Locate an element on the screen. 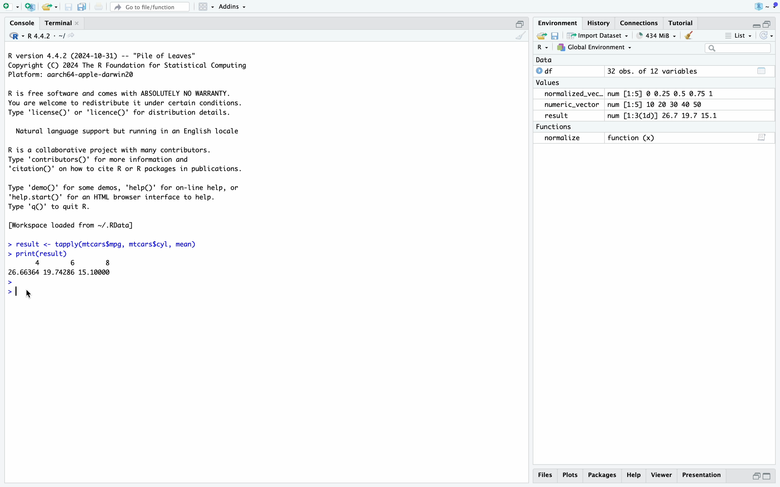  Addins is located at coordinates (233, 6).